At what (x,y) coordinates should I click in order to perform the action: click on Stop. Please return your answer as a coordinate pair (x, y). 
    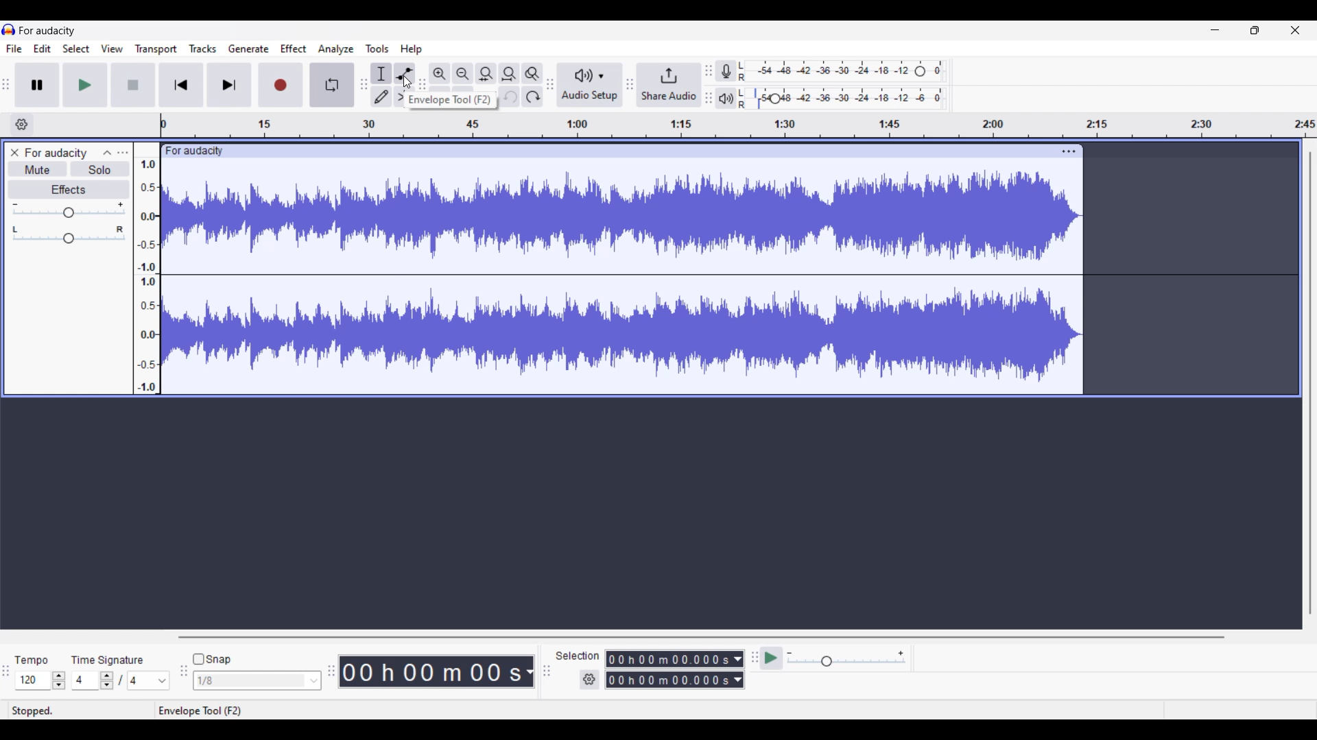
    Looking at the image, I should click on (134, 85).